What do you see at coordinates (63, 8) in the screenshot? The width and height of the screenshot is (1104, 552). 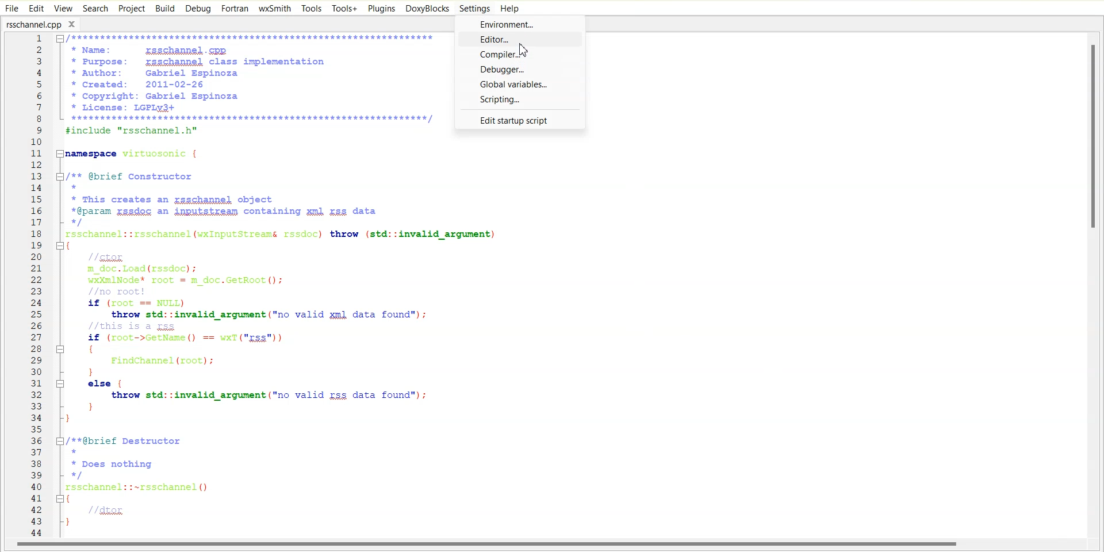 I see `View` at bounding box center [63, 8].